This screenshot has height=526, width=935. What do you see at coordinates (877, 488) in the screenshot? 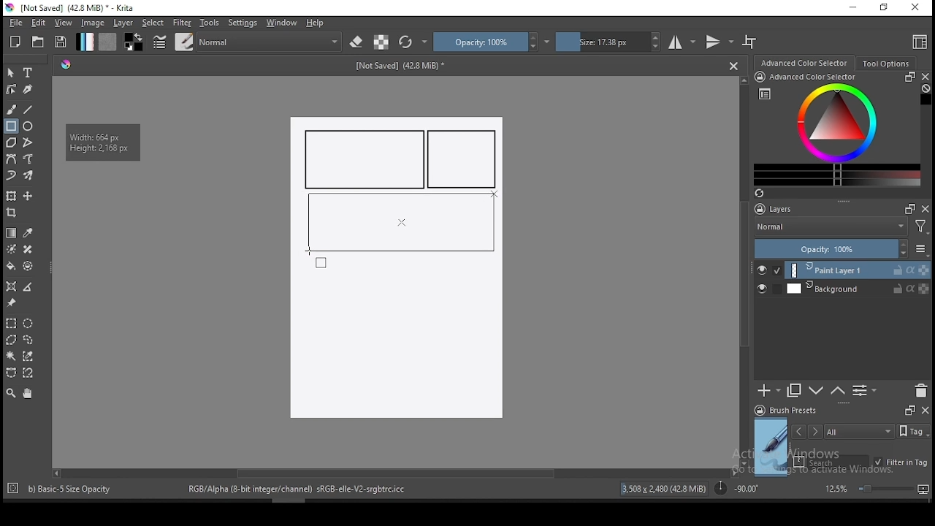
I see `zoom level` at bounding box center [877, 488].